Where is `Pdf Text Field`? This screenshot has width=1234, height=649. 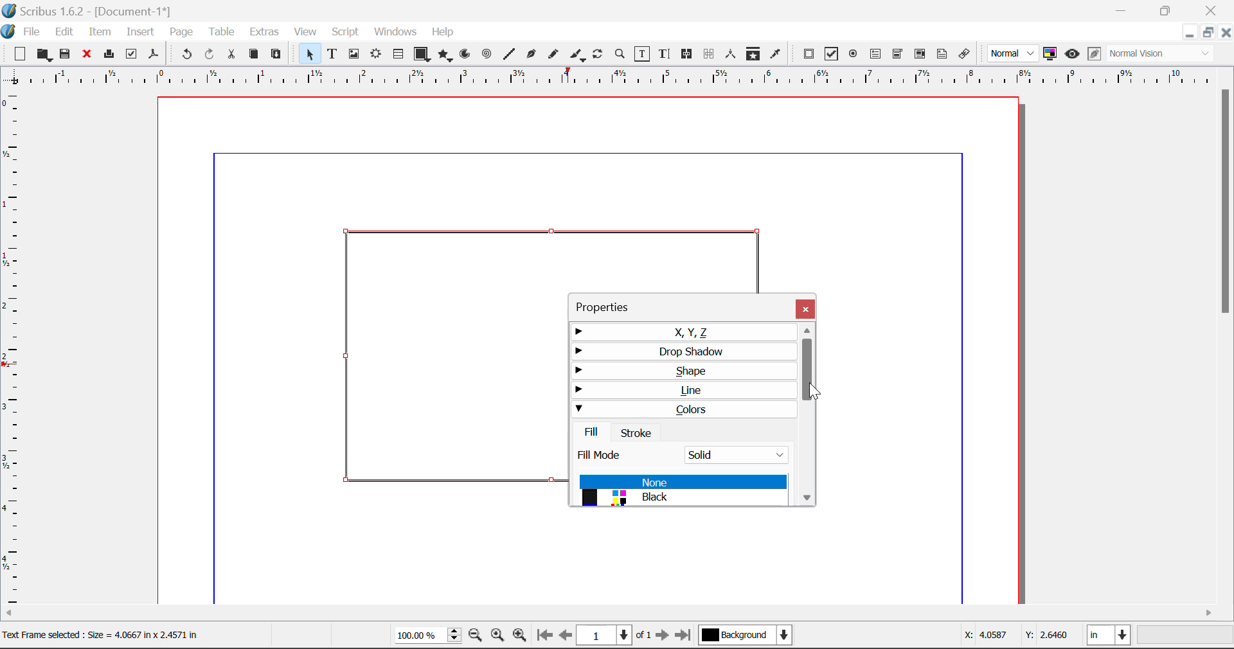 Pdf Text Field is located at coordinates (876, 53).